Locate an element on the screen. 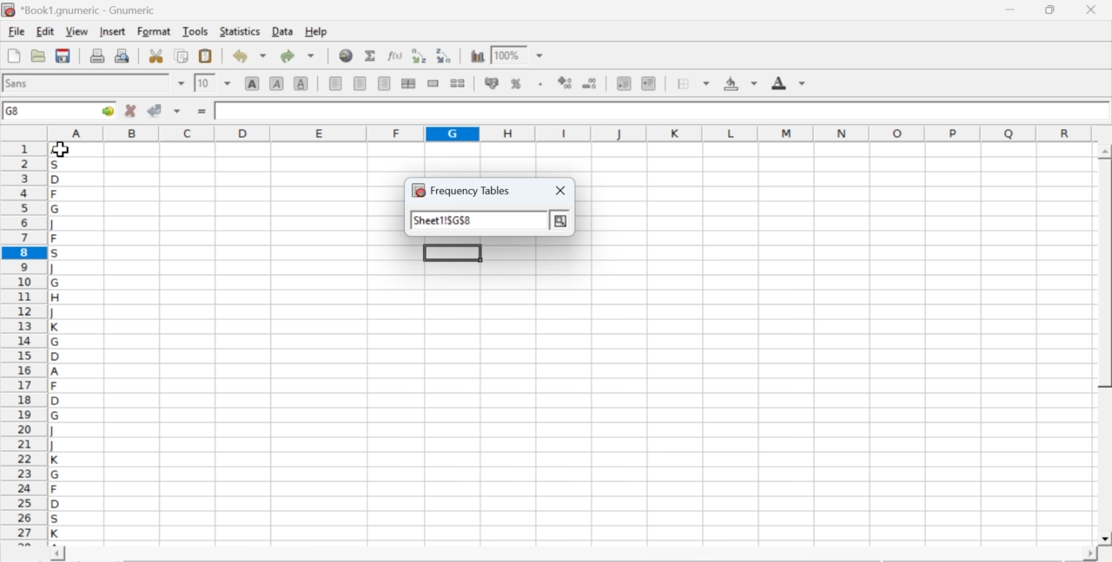  drop down is located at coordinates (182, 83).